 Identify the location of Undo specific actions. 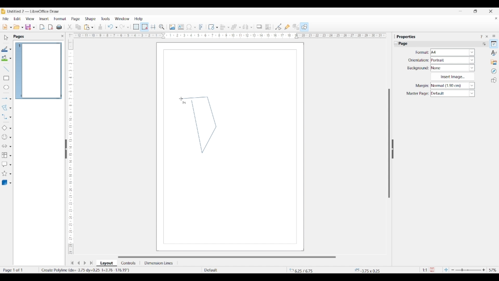
(116, 27).